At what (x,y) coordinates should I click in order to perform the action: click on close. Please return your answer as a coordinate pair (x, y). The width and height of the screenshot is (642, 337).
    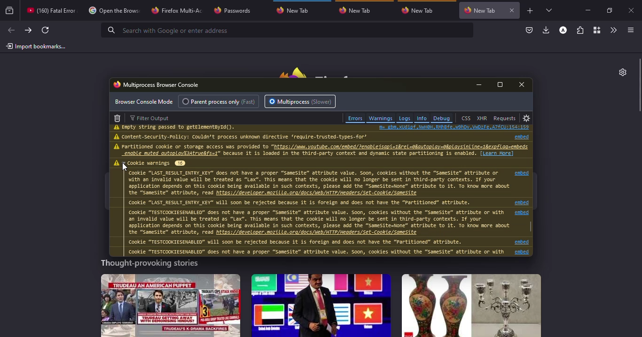
    Looking at the image, I should click on (513, 10).